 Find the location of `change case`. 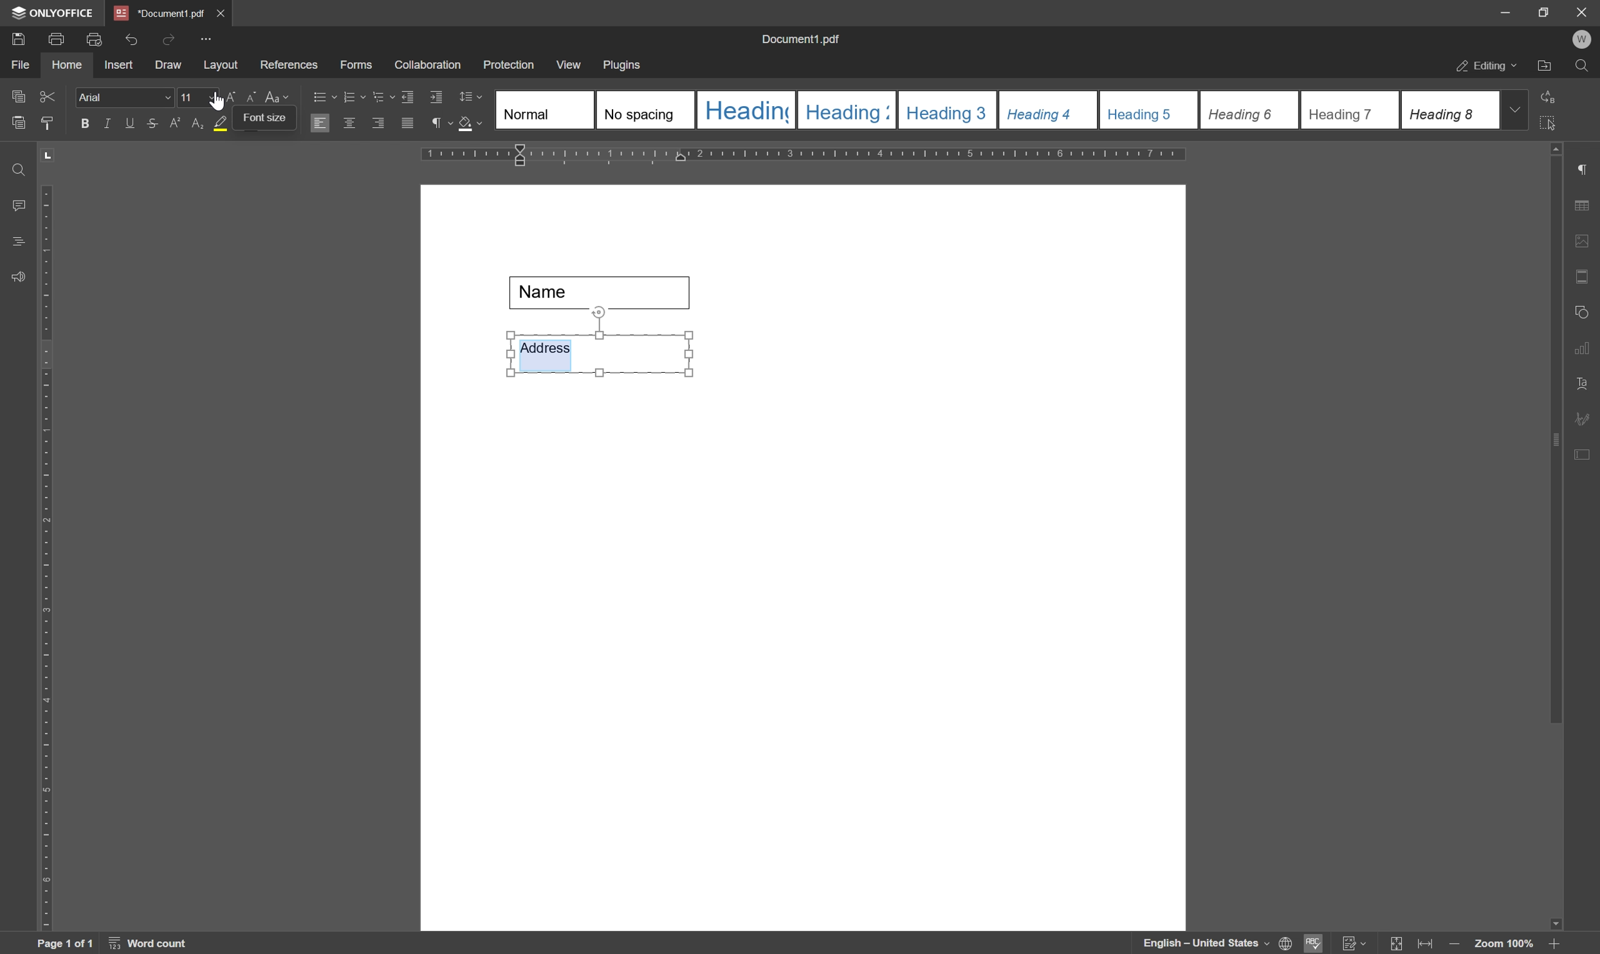

change case is located at coordinates (279, 96).